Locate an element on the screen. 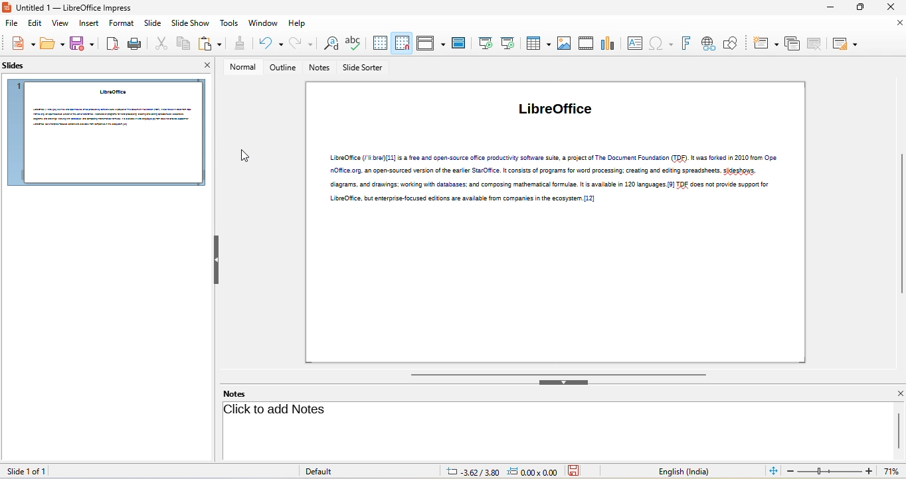 This screenshot has height=479, width=906. slide sorter is located at coordinates (364, 69).